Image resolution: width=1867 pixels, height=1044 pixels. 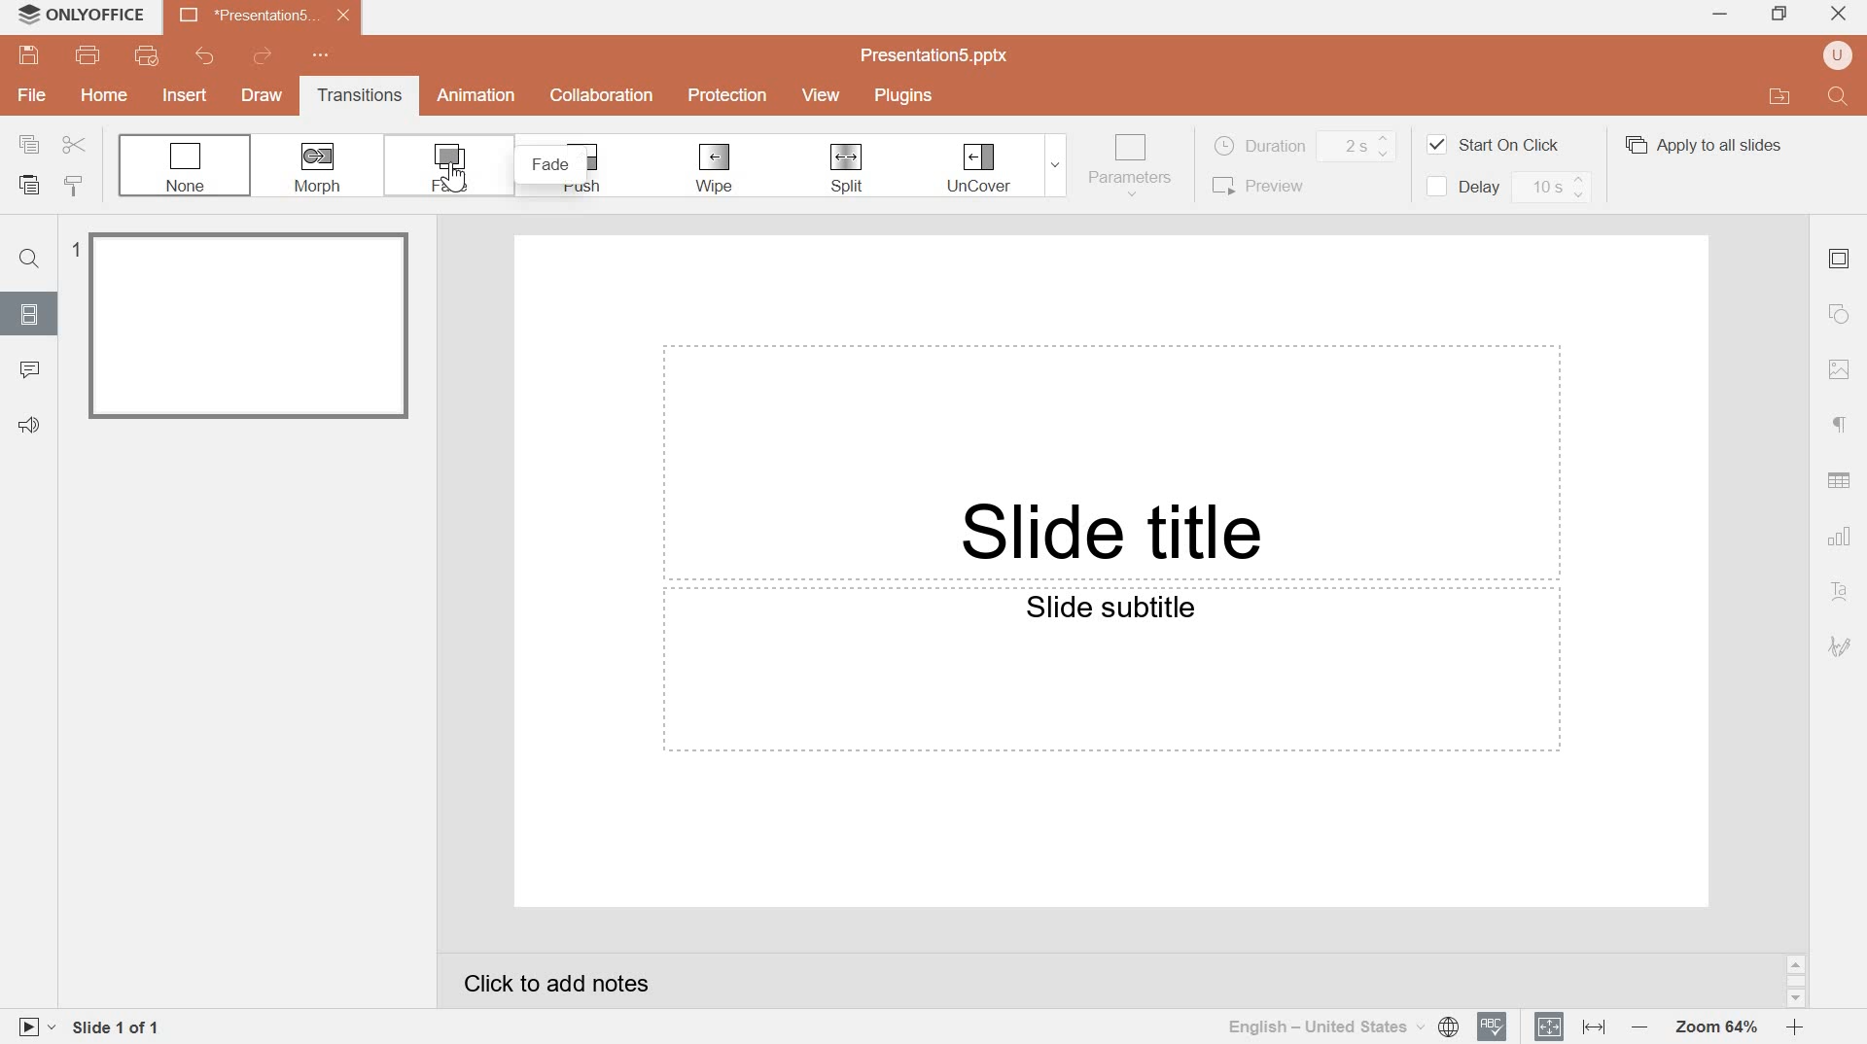 I want to click on File, so click(x=30, y=96).